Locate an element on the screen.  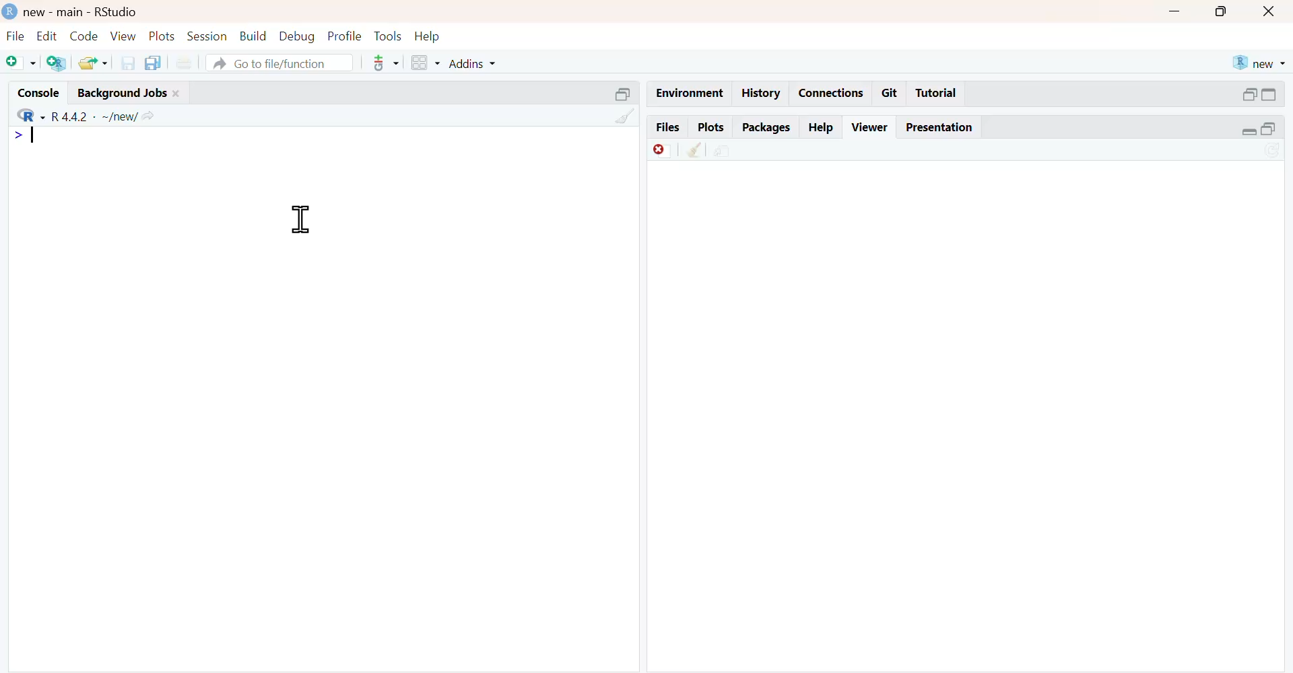
new is located at coordinates (1261, 63).